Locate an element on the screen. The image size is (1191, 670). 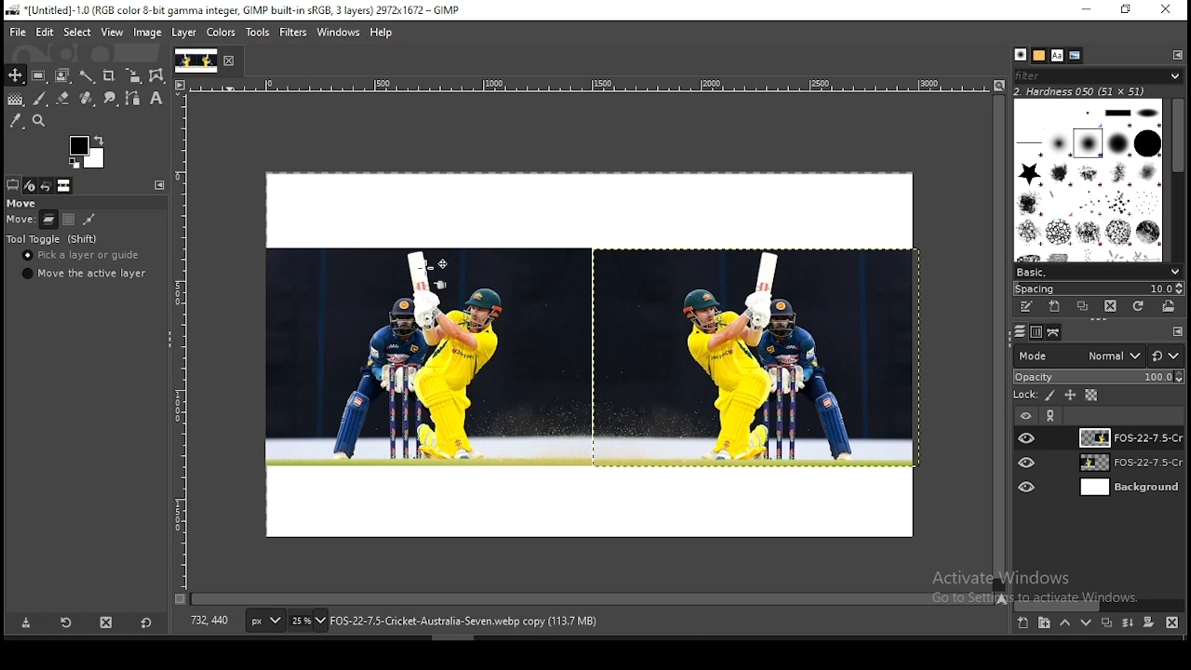
tool is located at coordinates (157, 184).